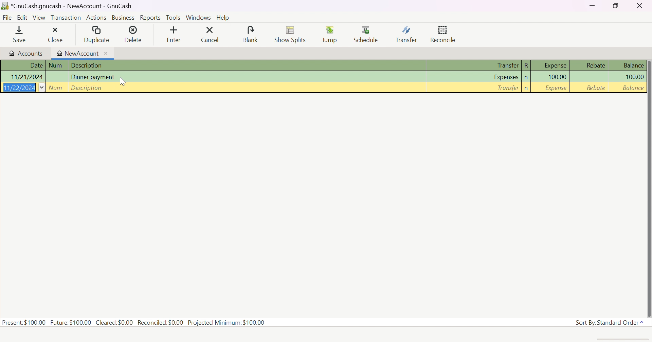 This screenshot has height=342, width=652. Describe the element at coordinates (161, 322) in the screenshot. I see `Reconciled: $0.00` at that location.